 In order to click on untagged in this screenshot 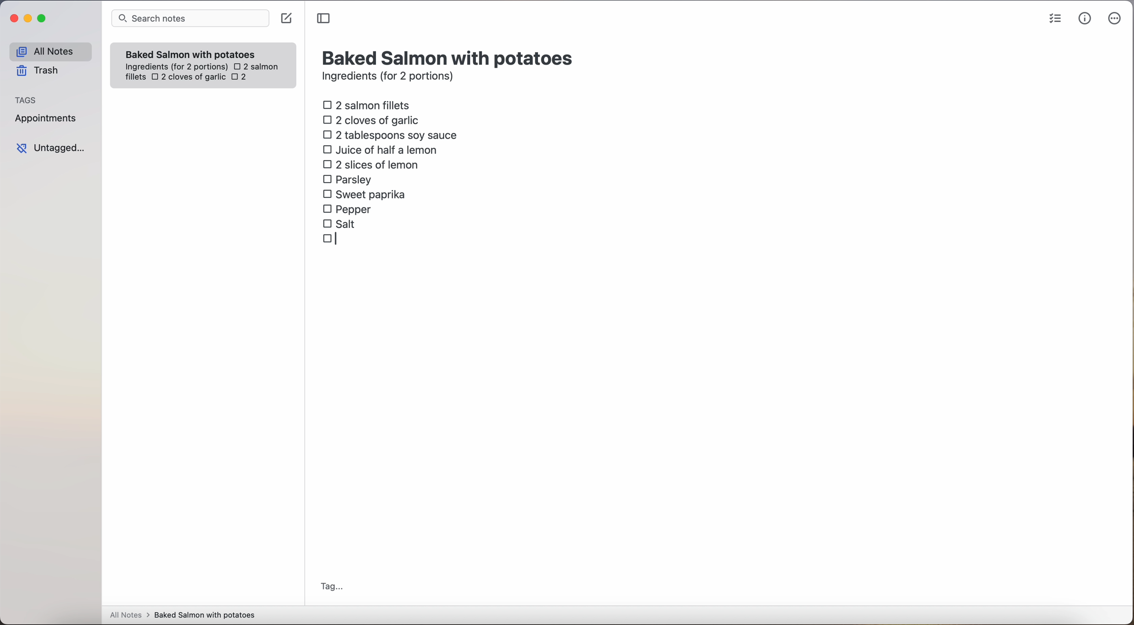, I will do `click(52, 148)`.